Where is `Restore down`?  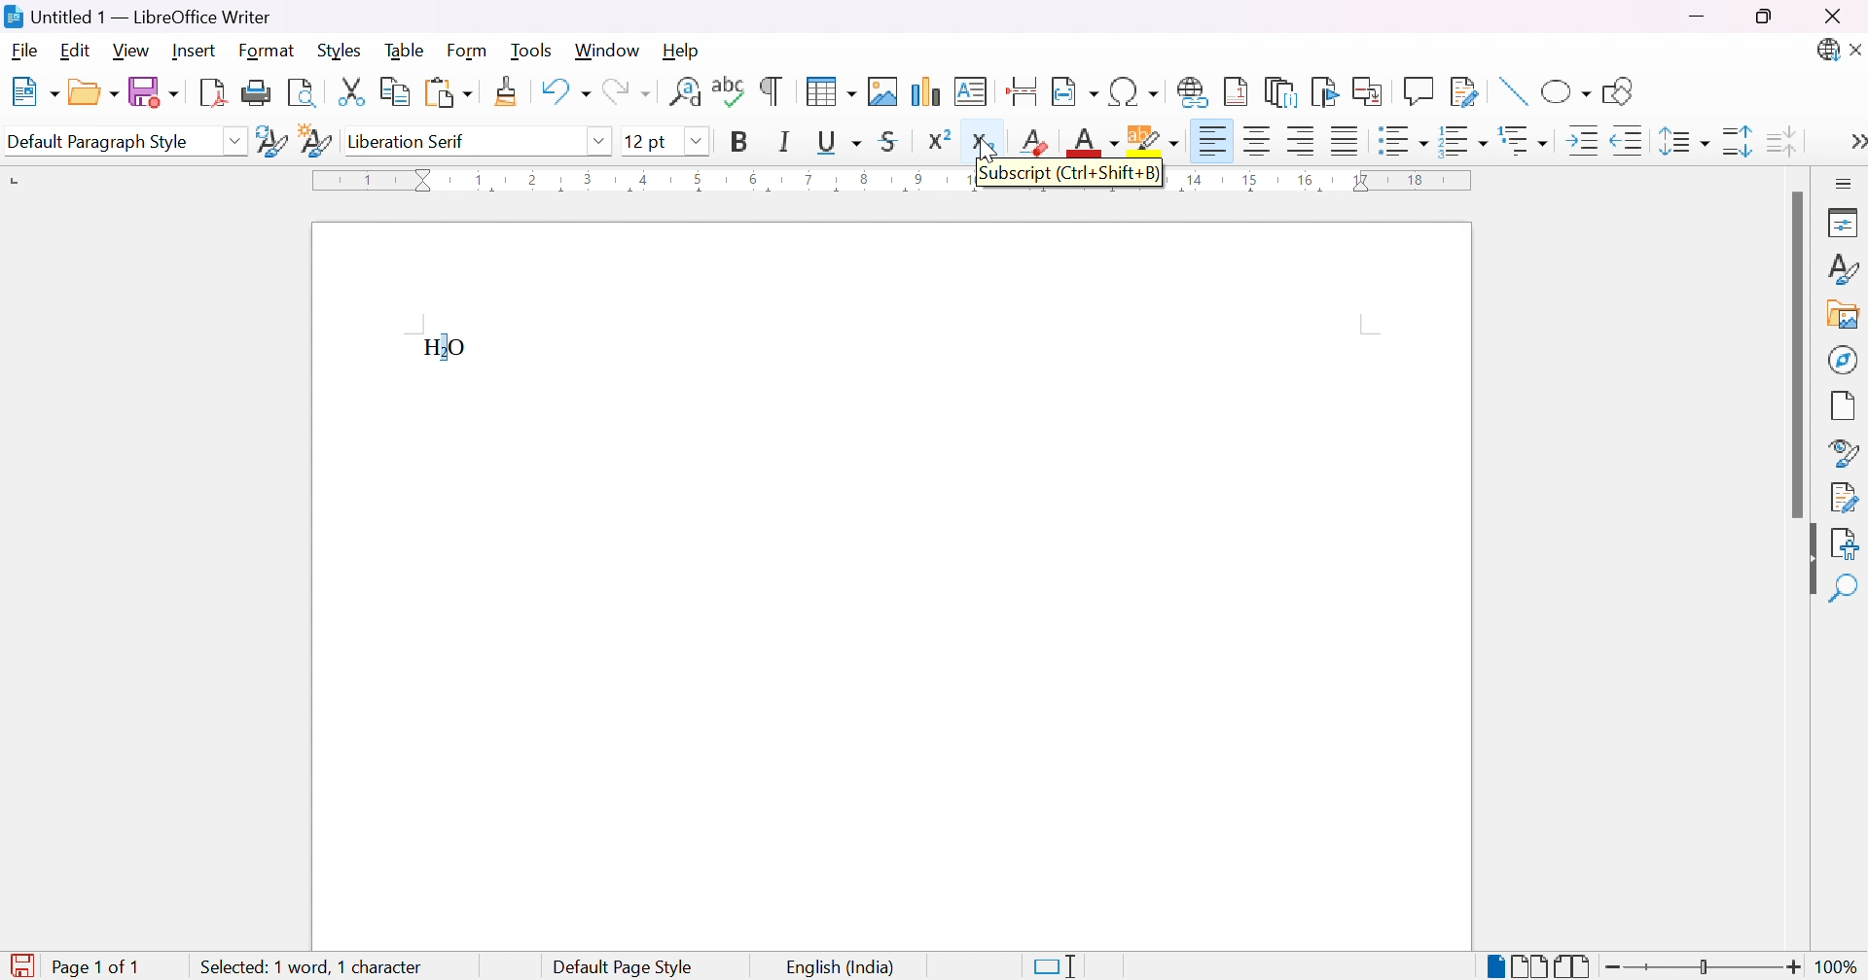
Restore down is located at coordinates (1764, 18).